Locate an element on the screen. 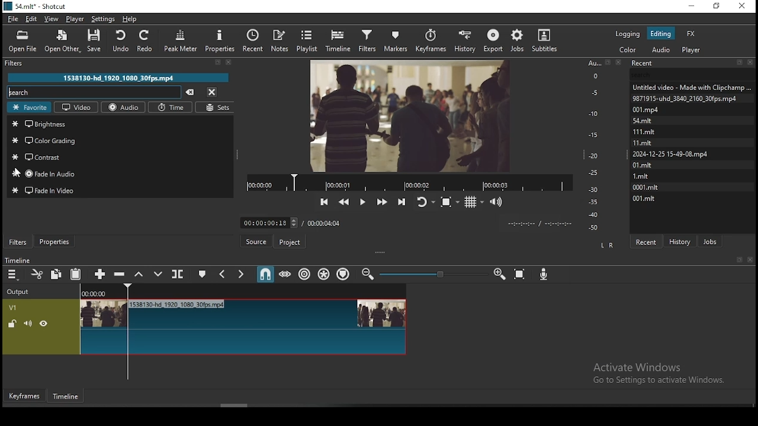  color grading is located at coordinates (121, 140).